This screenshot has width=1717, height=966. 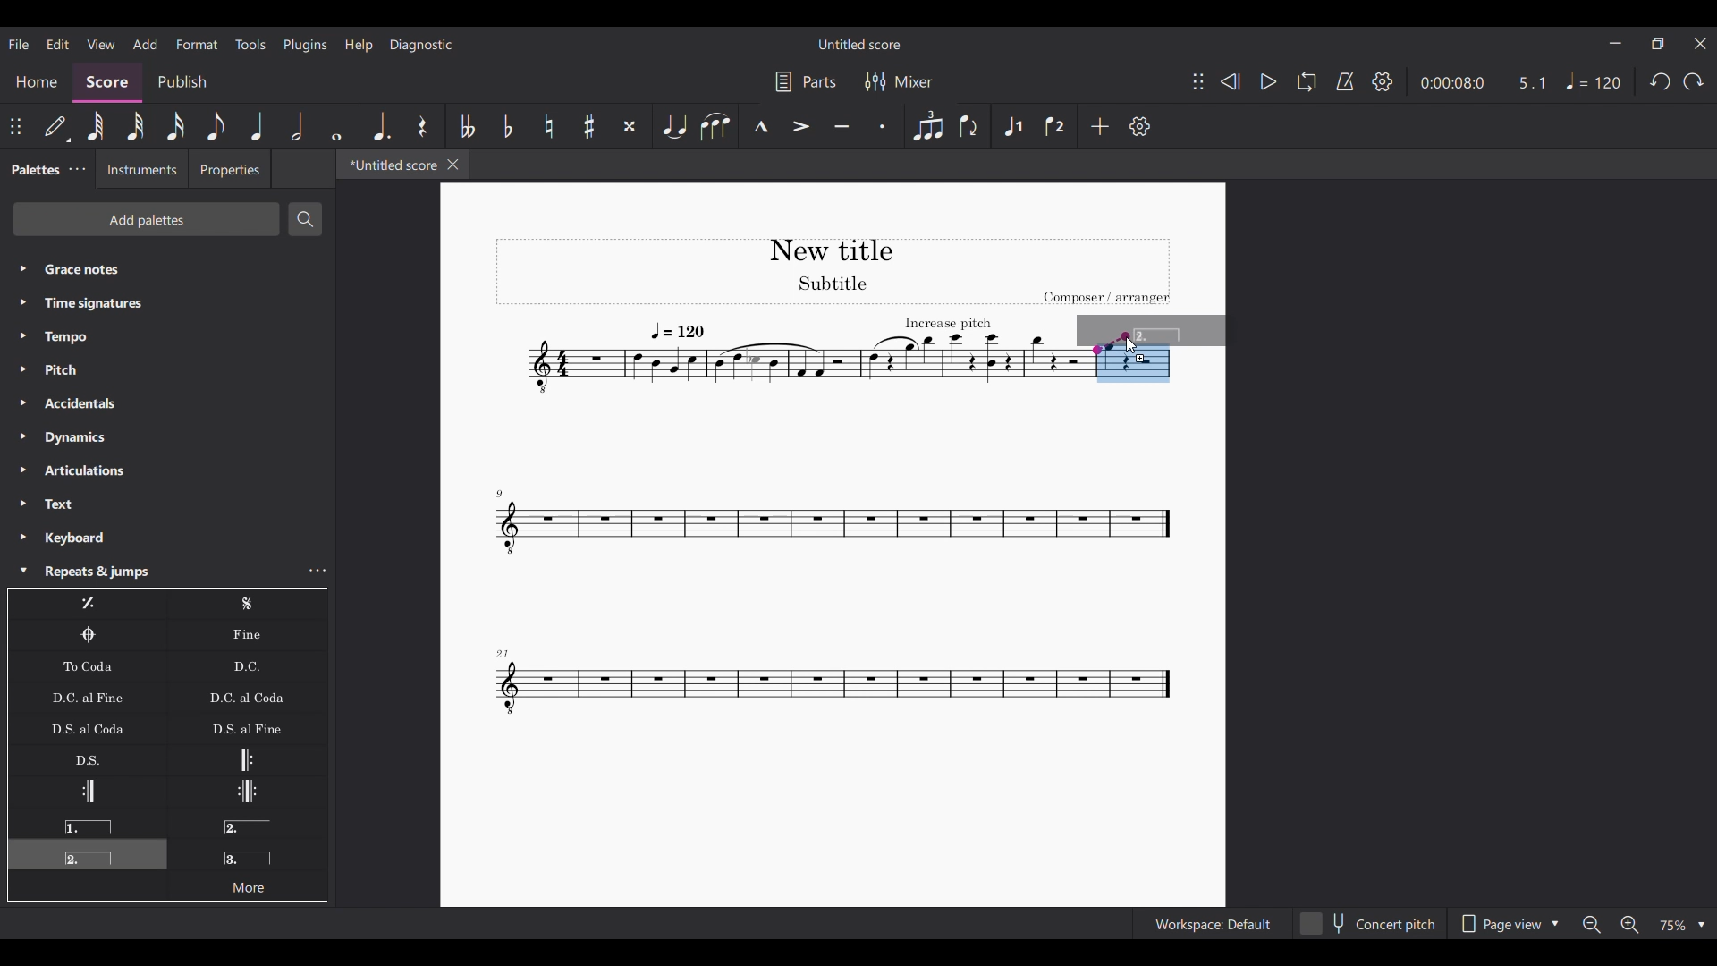 I want to click on Show in smaller tab, so click(x=1657, y=44).